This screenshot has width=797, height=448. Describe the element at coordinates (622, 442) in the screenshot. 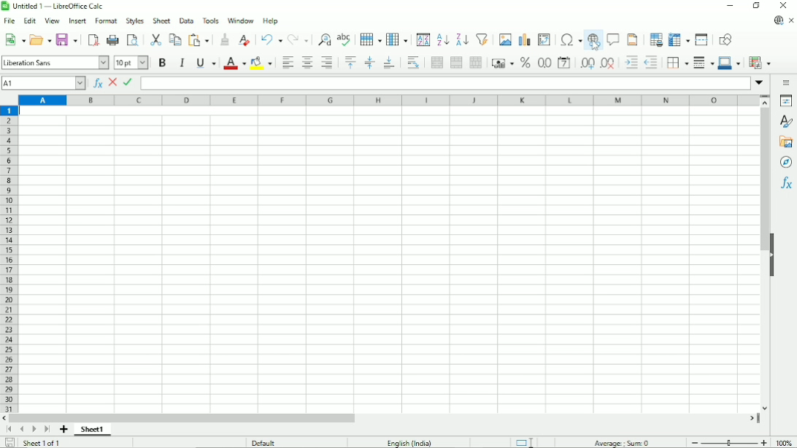

I see `Average, sum 0` at that location.